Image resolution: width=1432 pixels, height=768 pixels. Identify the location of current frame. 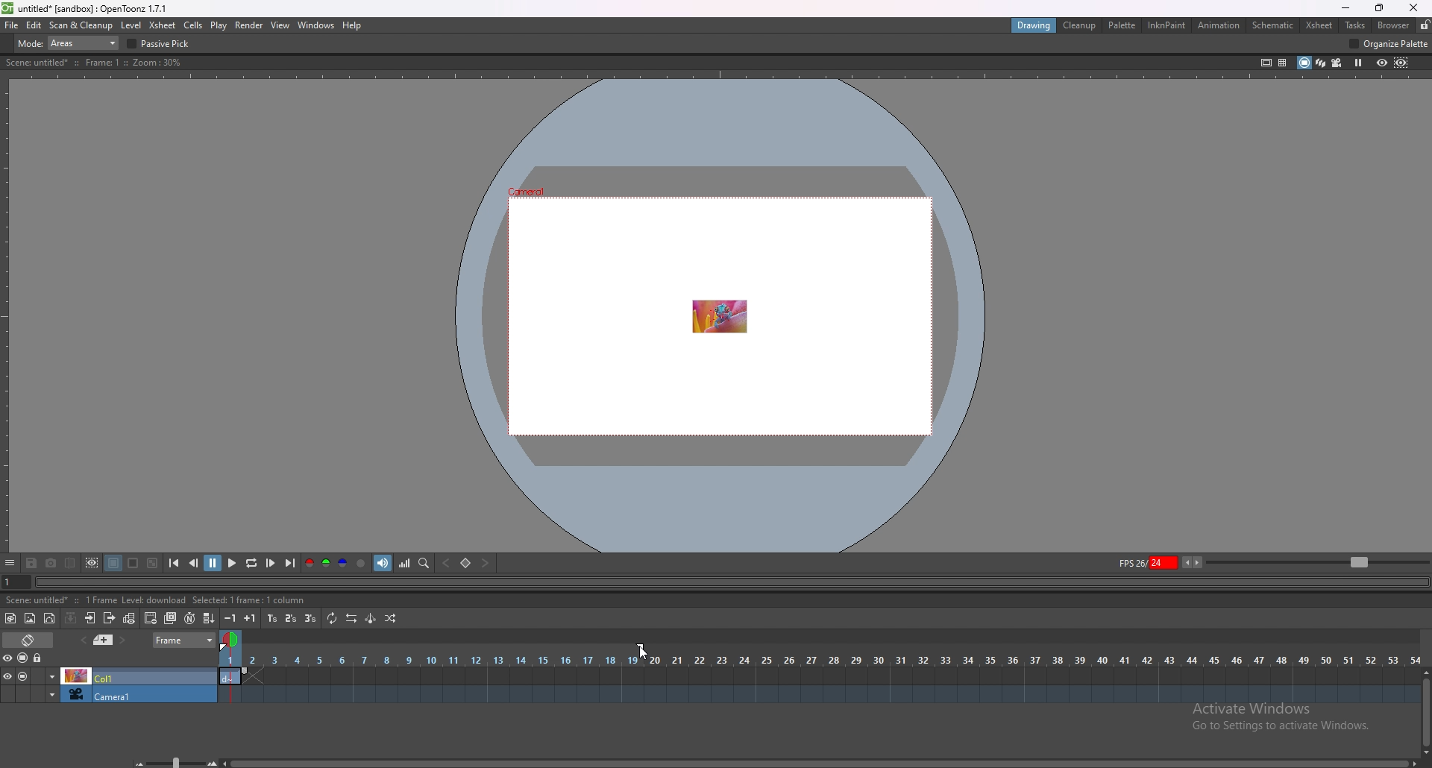
(13, 581).